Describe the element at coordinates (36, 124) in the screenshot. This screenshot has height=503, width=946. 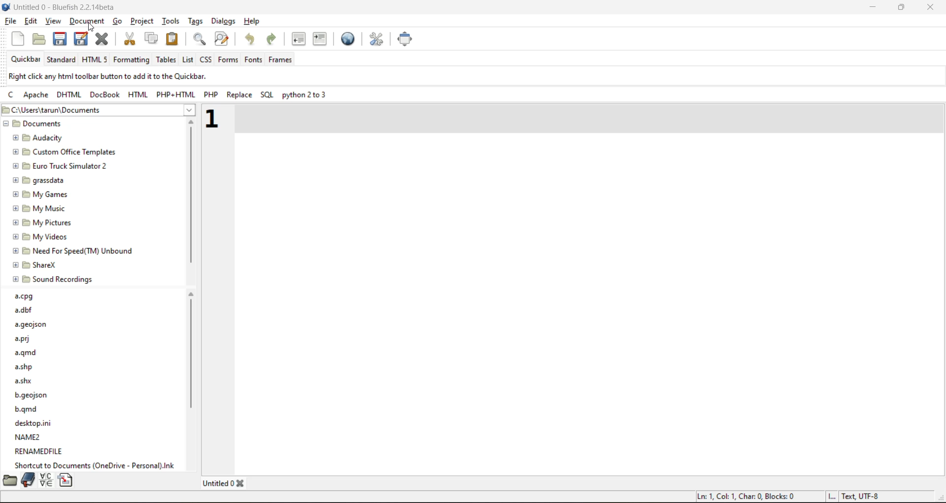
I see `Documents` at that location.